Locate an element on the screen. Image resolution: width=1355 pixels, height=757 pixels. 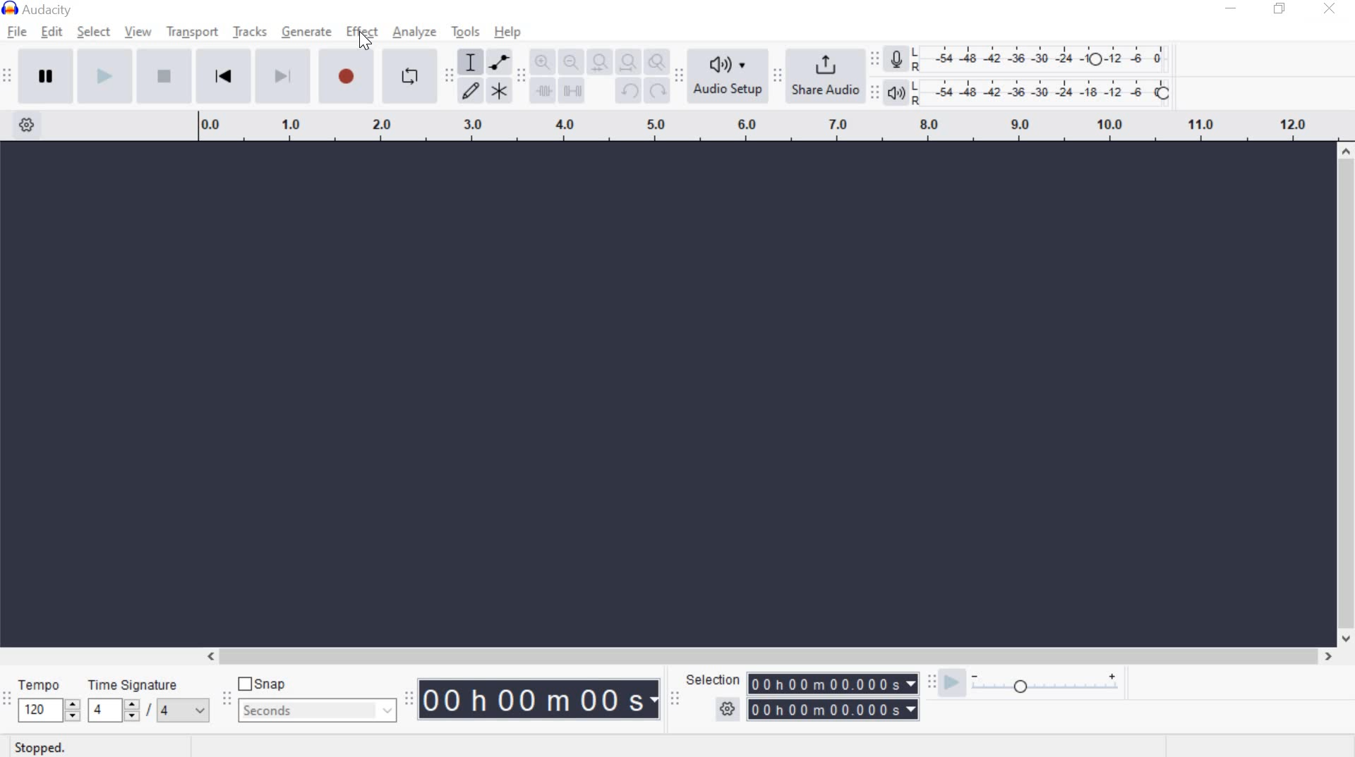
Enable Looping is located at coordinates (406, 78).